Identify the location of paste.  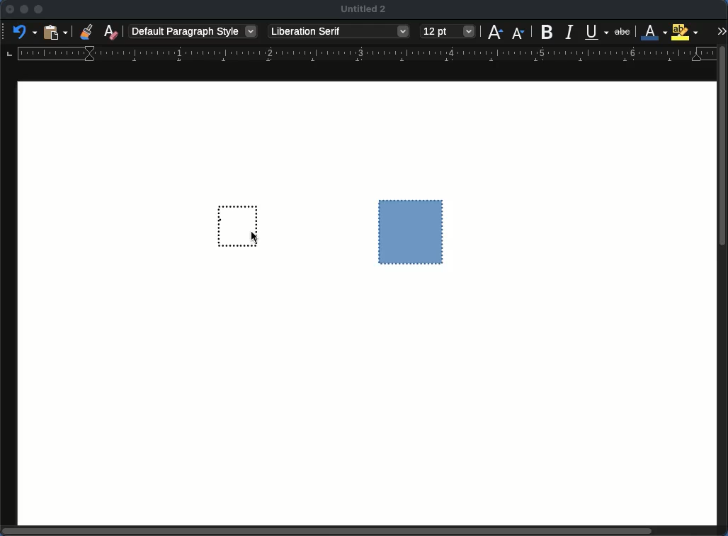
(56, 32).